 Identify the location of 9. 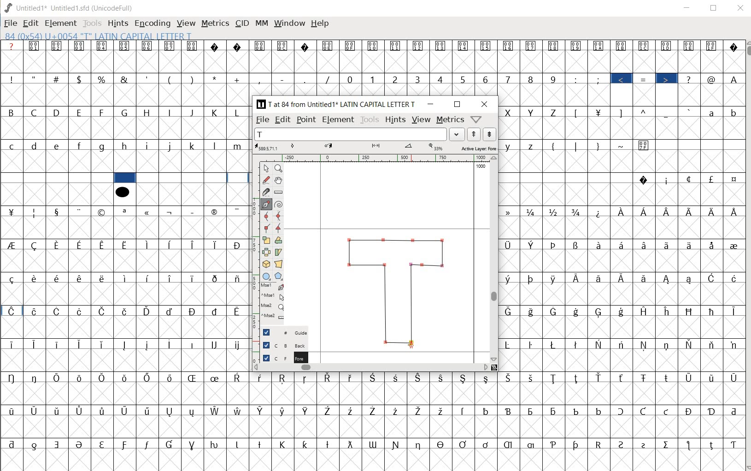
(553, 79).